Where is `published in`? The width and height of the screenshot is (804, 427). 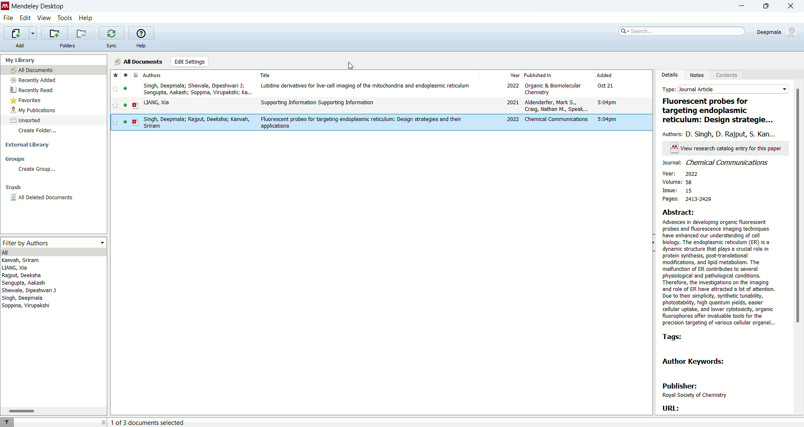 published in is located at coordinates (557, 75).